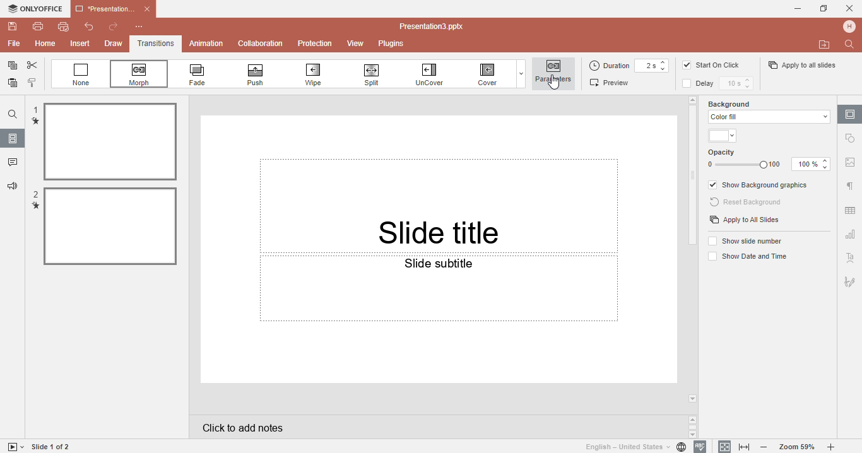 The height and width of the screenshot is (453, 862). I want to click on Slide subtittle, so click(439, 319).